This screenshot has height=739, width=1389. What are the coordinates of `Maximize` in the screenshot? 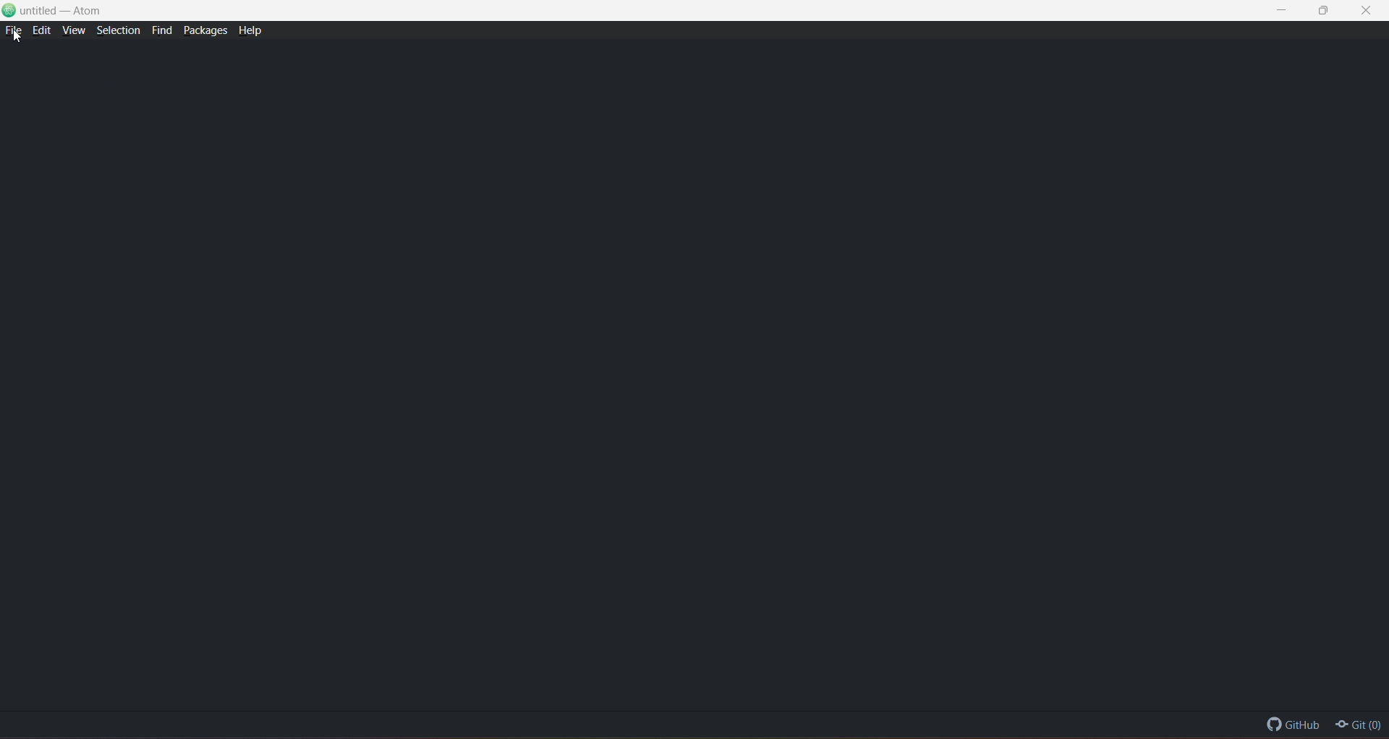 It's located at (1327, 11).